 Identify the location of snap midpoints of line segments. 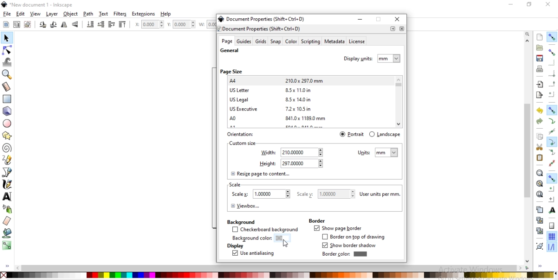
(551, 163).